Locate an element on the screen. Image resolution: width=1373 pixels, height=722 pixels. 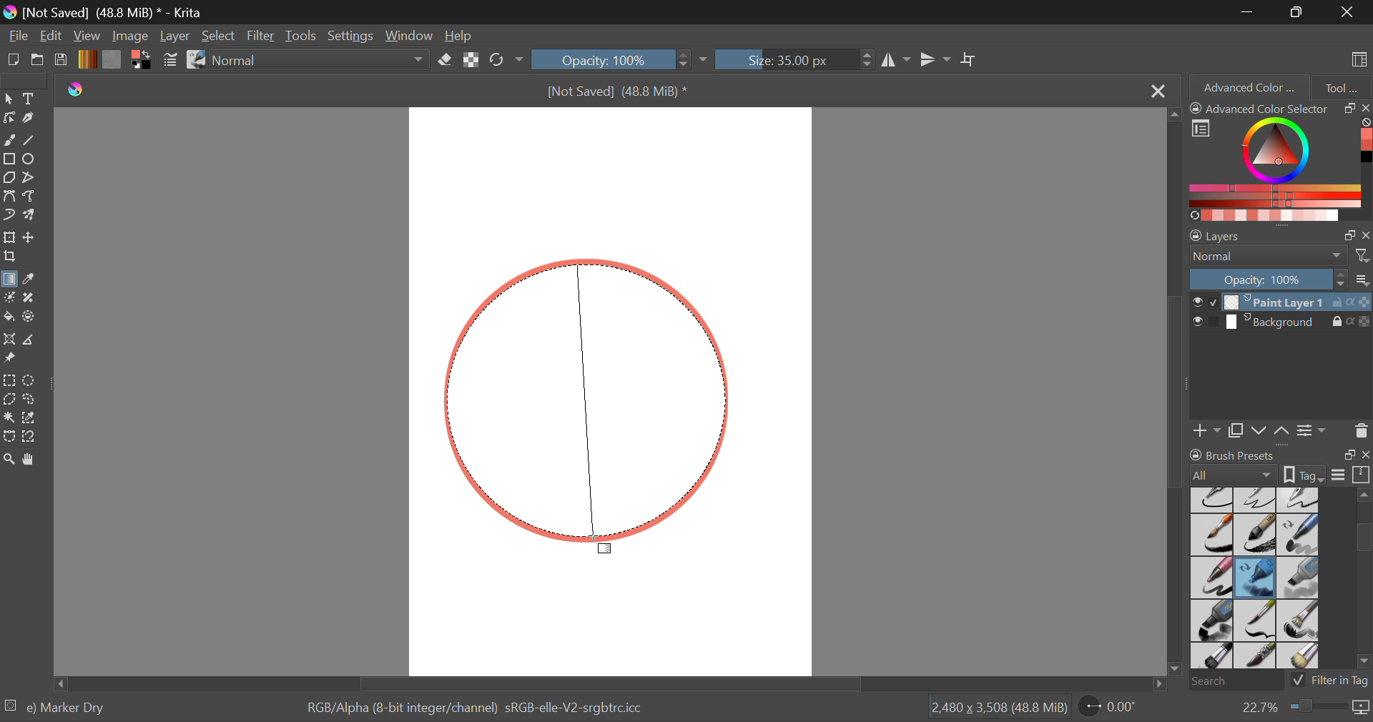
slider is located at coordinates (1357, 578).